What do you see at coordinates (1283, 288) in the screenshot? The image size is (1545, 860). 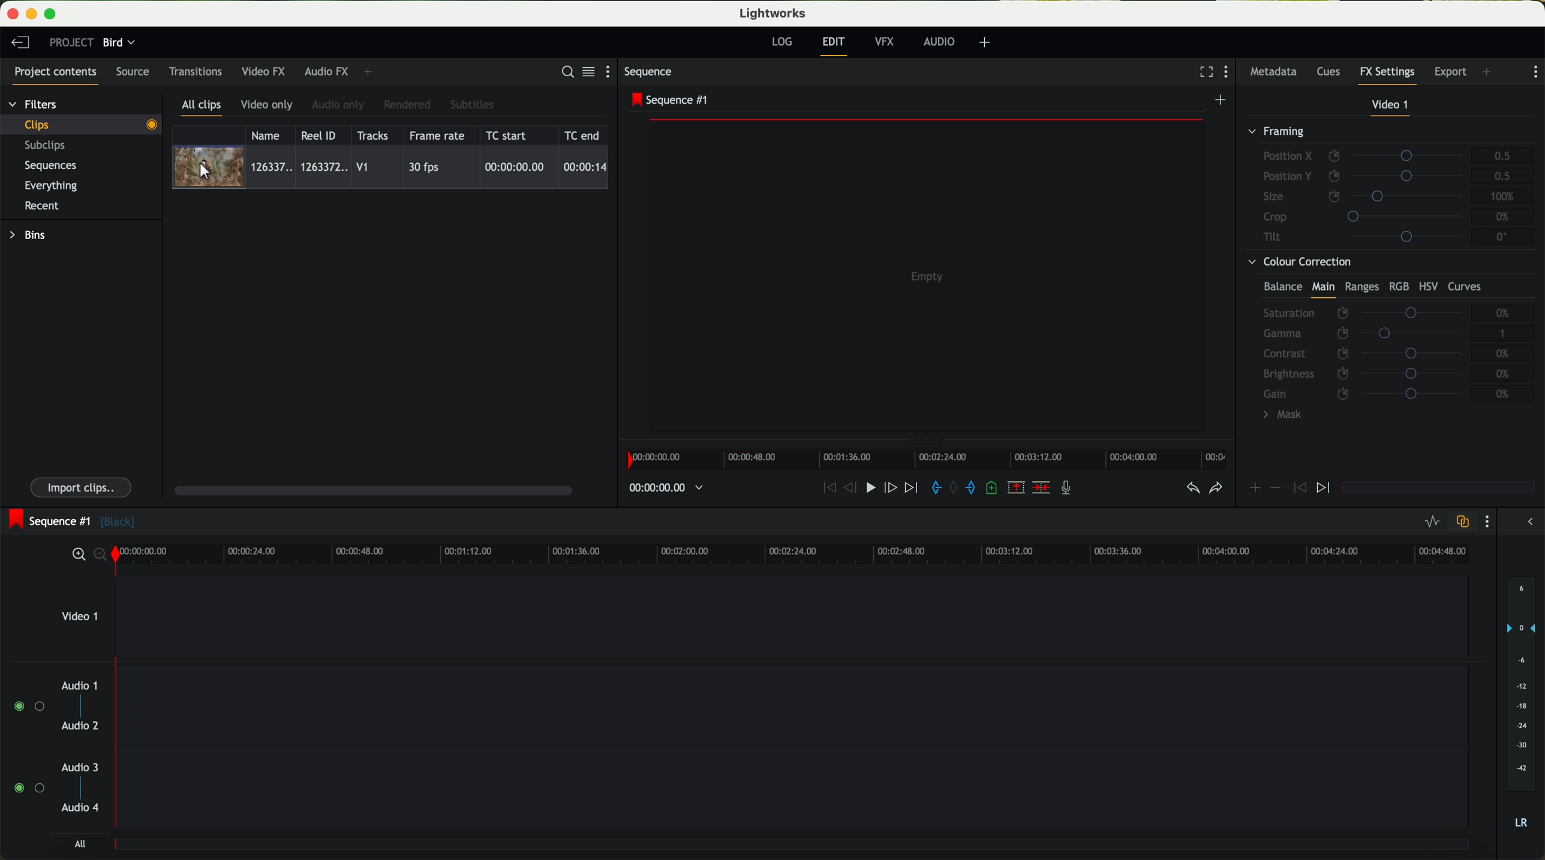 I see `balance` at bounding box center [1283, 288].